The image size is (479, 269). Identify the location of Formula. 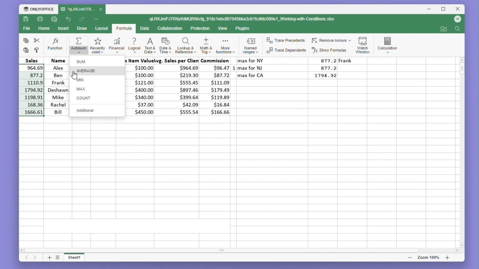
(124, 29).